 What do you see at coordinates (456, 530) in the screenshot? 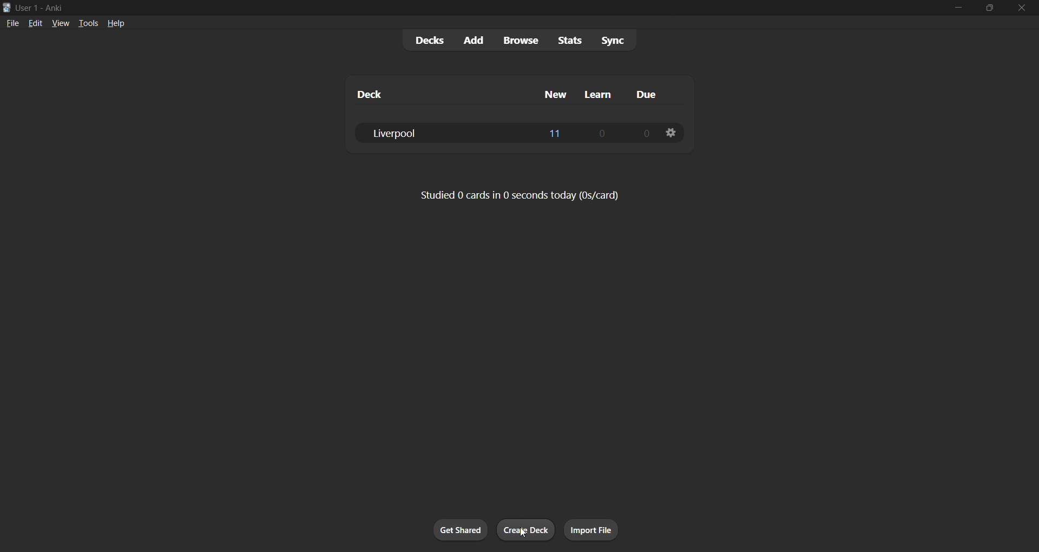
I see `get shared` at bounding box center [456, 530].